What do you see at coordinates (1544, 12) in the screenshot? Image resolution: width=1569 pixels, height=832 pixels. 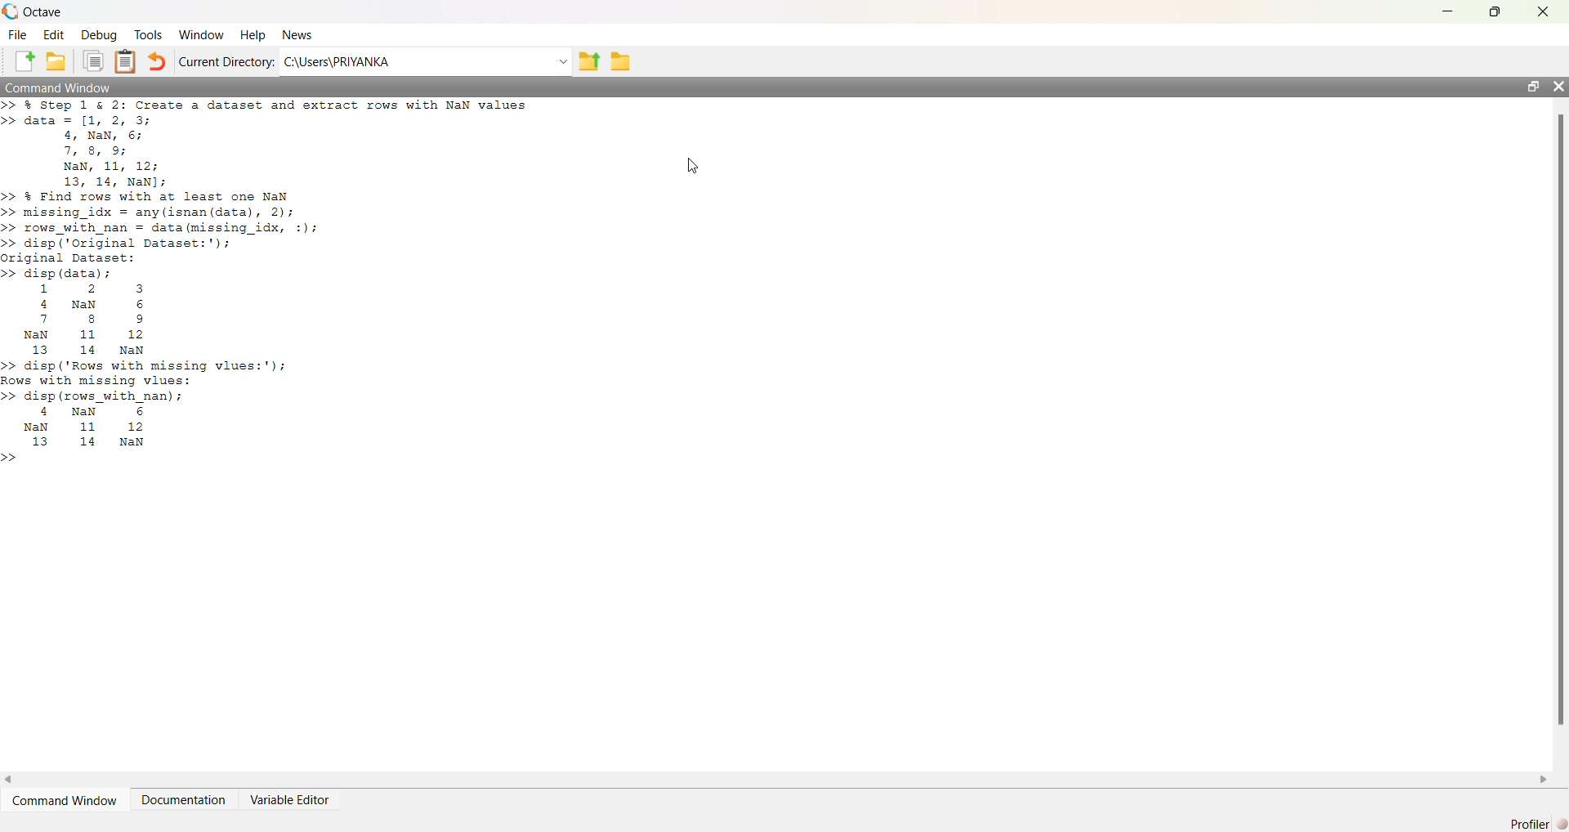 I see `close` at bounding box center [1544, 12].